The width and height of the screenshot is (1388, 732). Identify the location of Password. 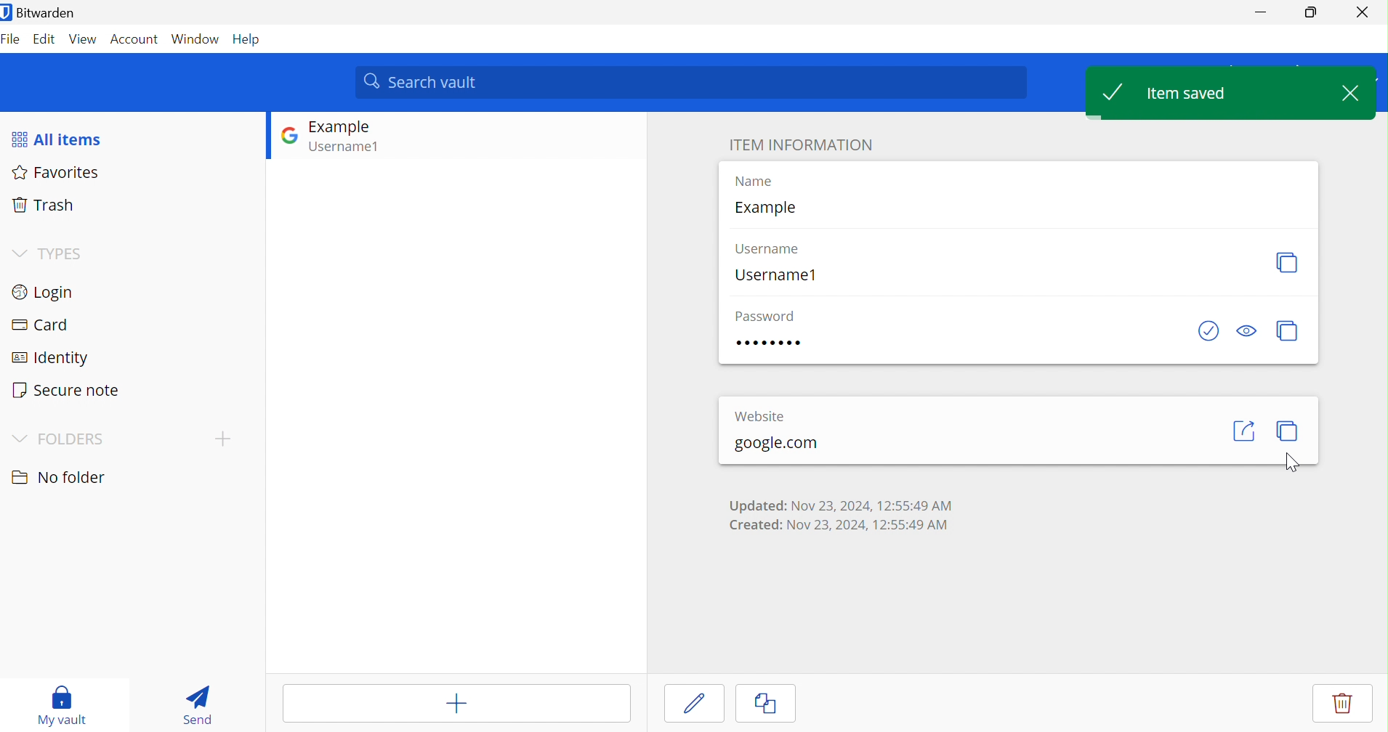
(770, 344).